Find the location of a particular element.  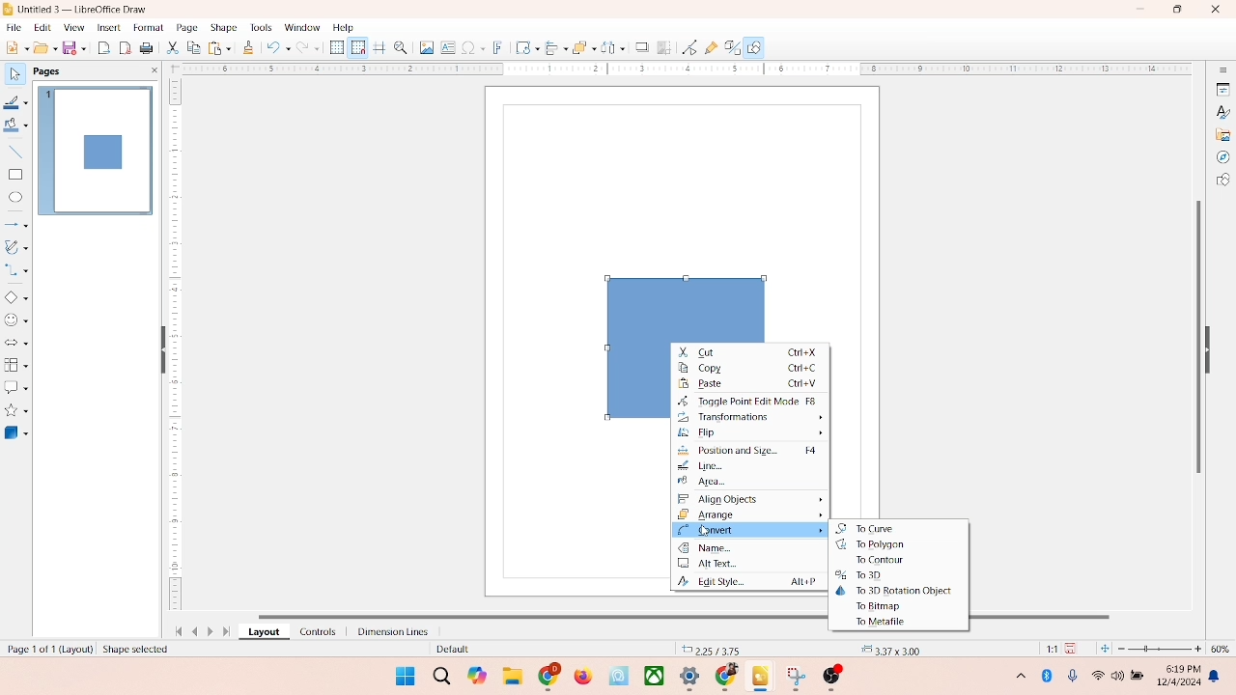

special character is located at coordinates (473, 47).